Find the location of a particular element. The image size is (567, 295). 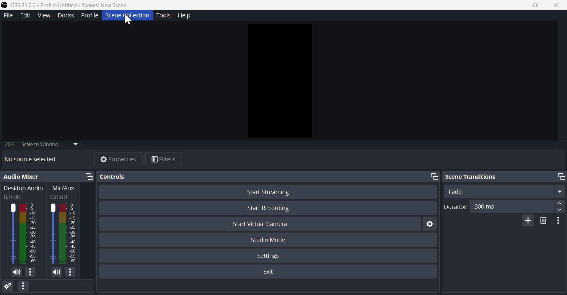

Studio mode is located at coordinates (268, 239).